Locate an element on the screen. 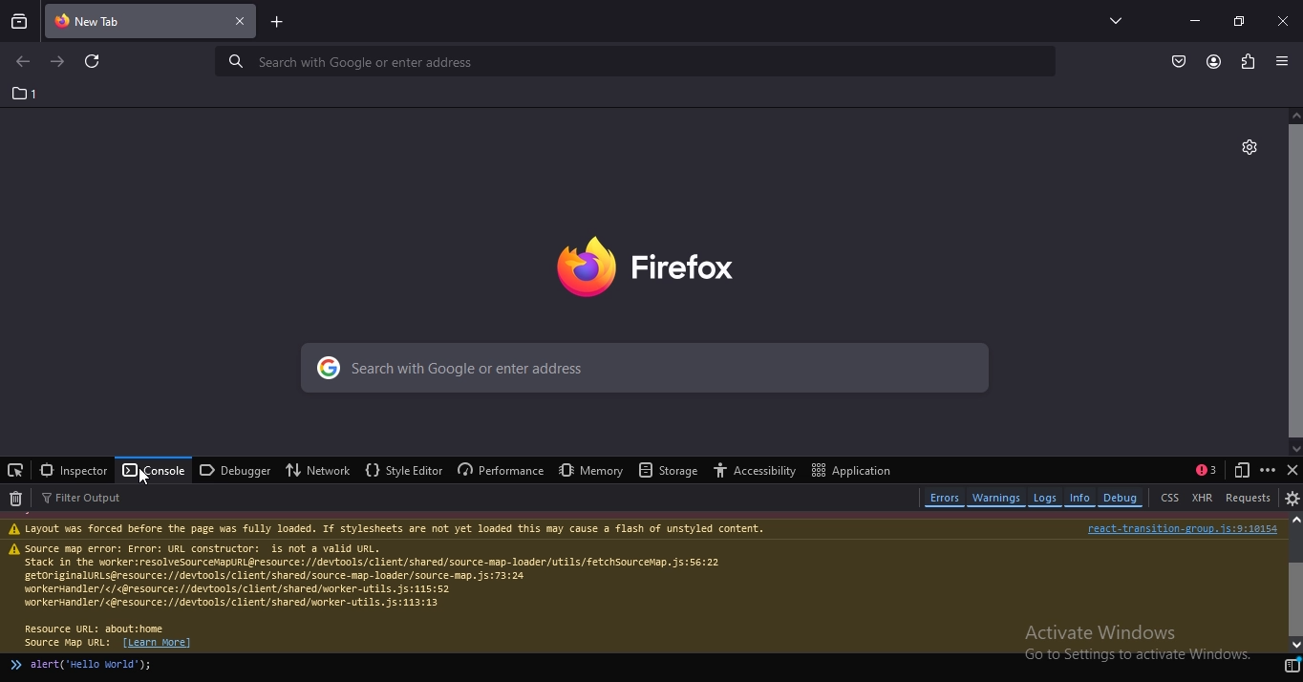 This screenshot has height=682, width=1303. 1 is located at coordinates (23, 93).